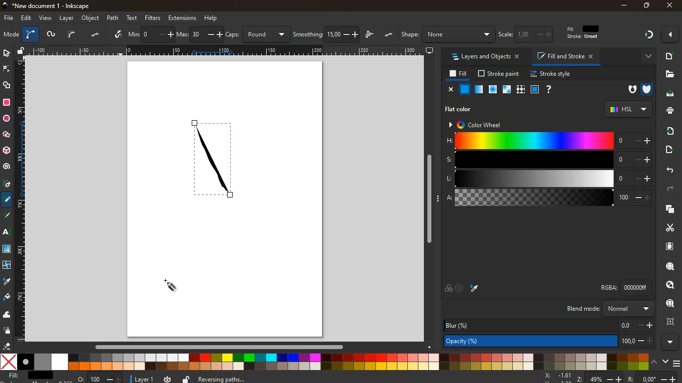  I want to click on zoom, so click(610, 378).